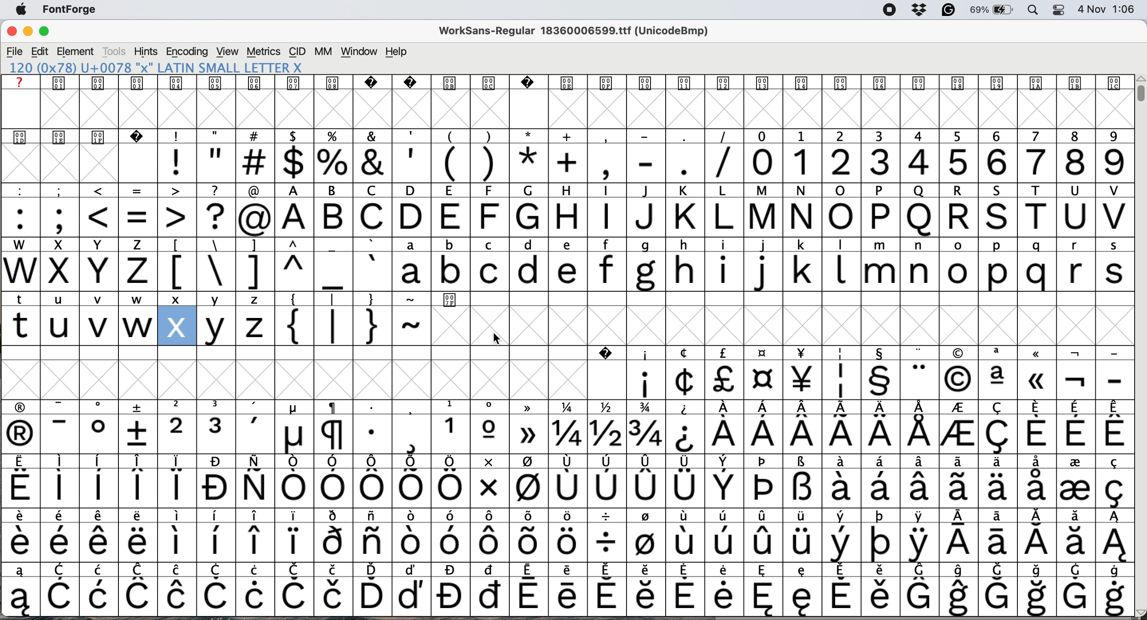  Describe the element at coordinates (886, 10) in the screenshot. I see `screen recorder` at that location.